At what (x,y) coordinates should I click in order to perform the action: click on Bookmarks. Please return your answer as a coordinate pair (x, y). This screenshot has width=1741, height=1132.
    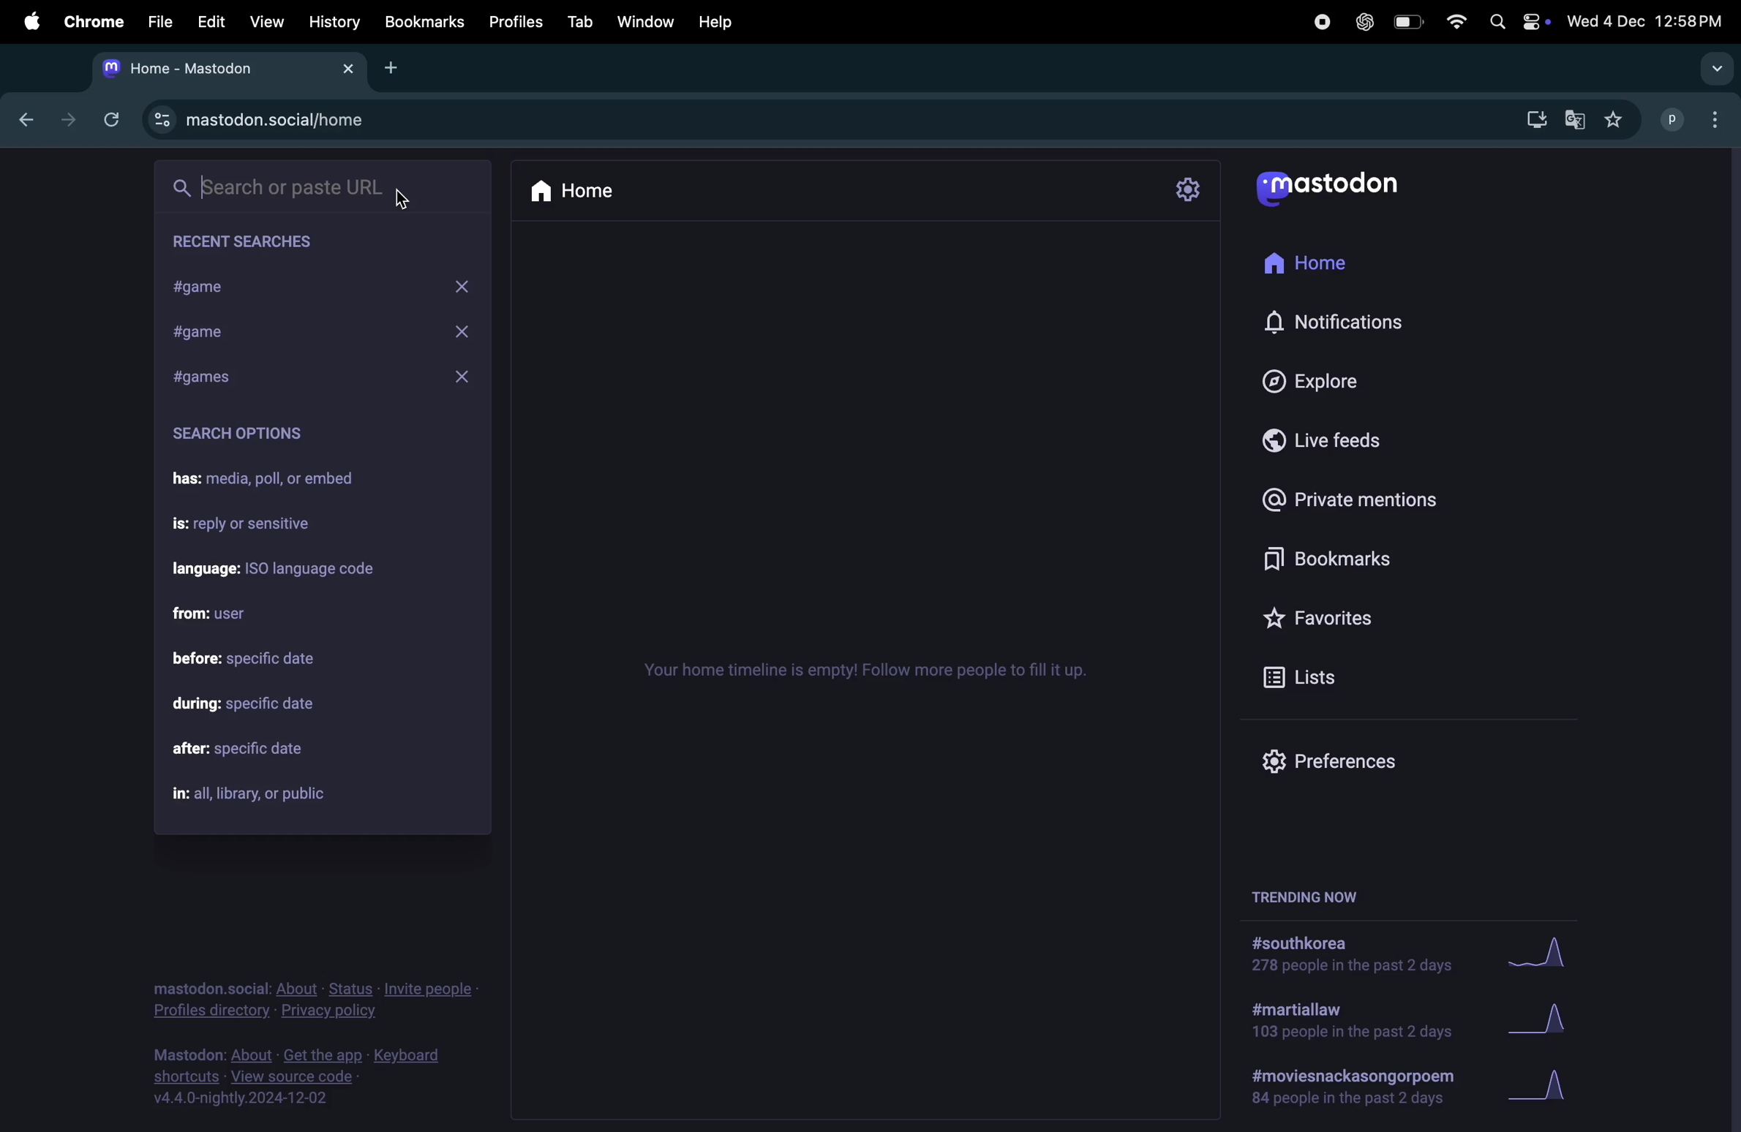
    Looking at the image, I should click on (1374, 561).